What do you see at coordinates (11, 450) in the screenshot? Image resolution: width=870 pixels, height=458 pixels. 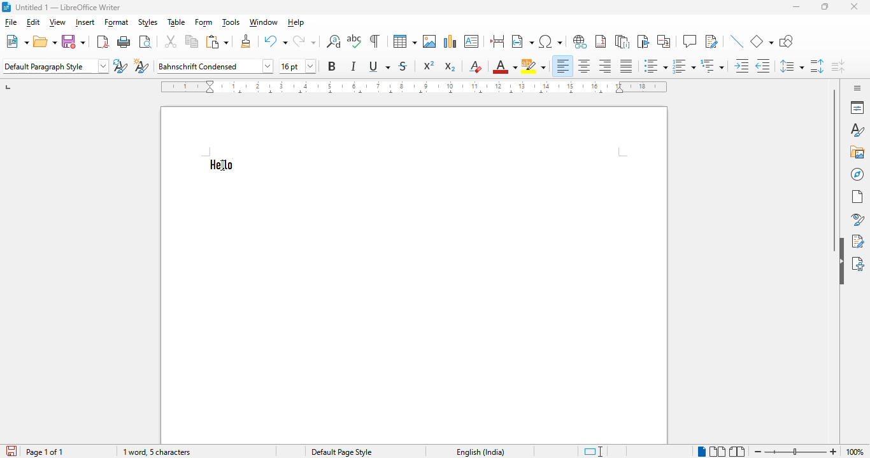 I see `the document has been modified` at bounding box center [11, 450].